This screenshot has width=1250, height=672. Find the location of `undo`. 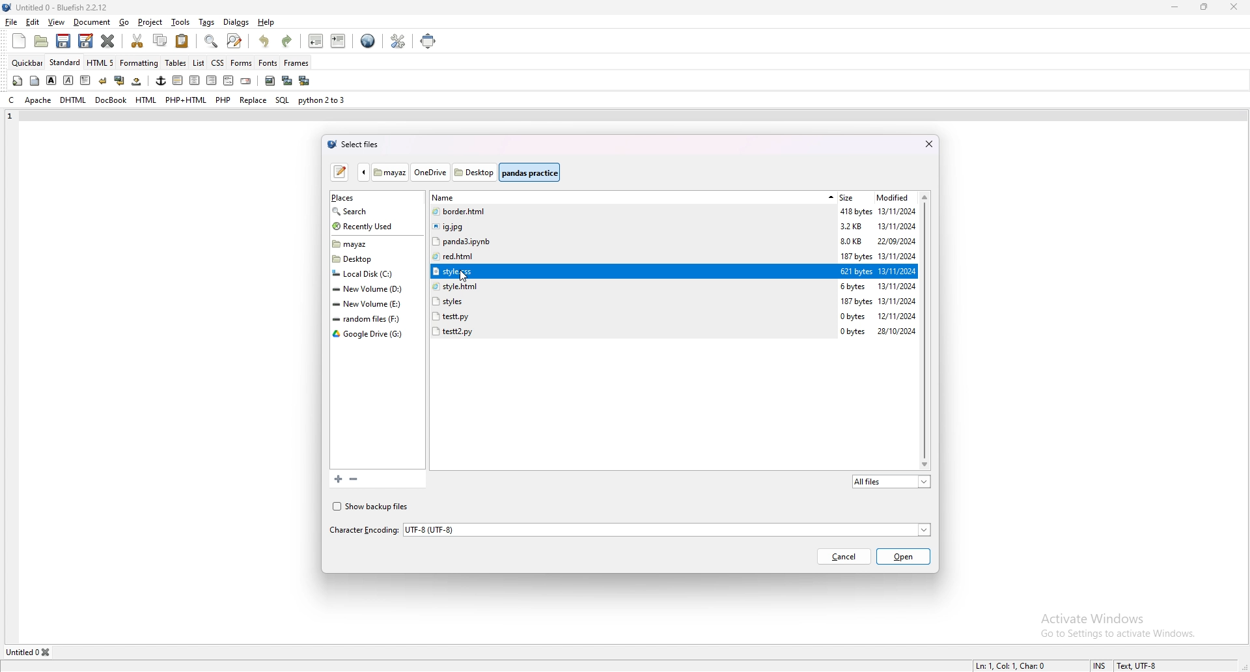

undo is located at coordinates (266, 41).